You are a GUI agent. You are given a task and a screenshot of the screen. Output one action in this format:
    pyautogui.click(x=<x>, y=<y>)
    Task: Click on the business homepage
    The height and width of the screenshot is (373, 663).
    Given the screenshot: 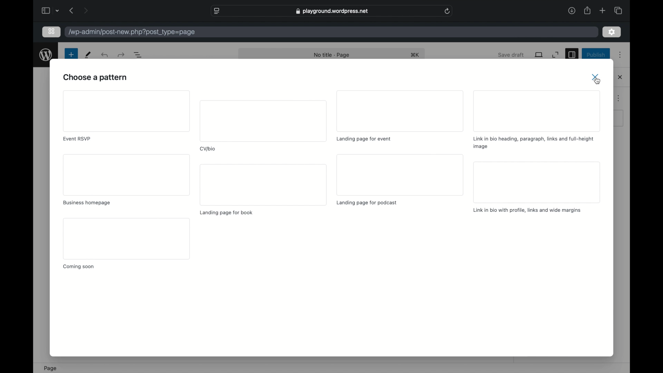 What is the action you would take?
    pyautogui.click(x=87, y=203)
    